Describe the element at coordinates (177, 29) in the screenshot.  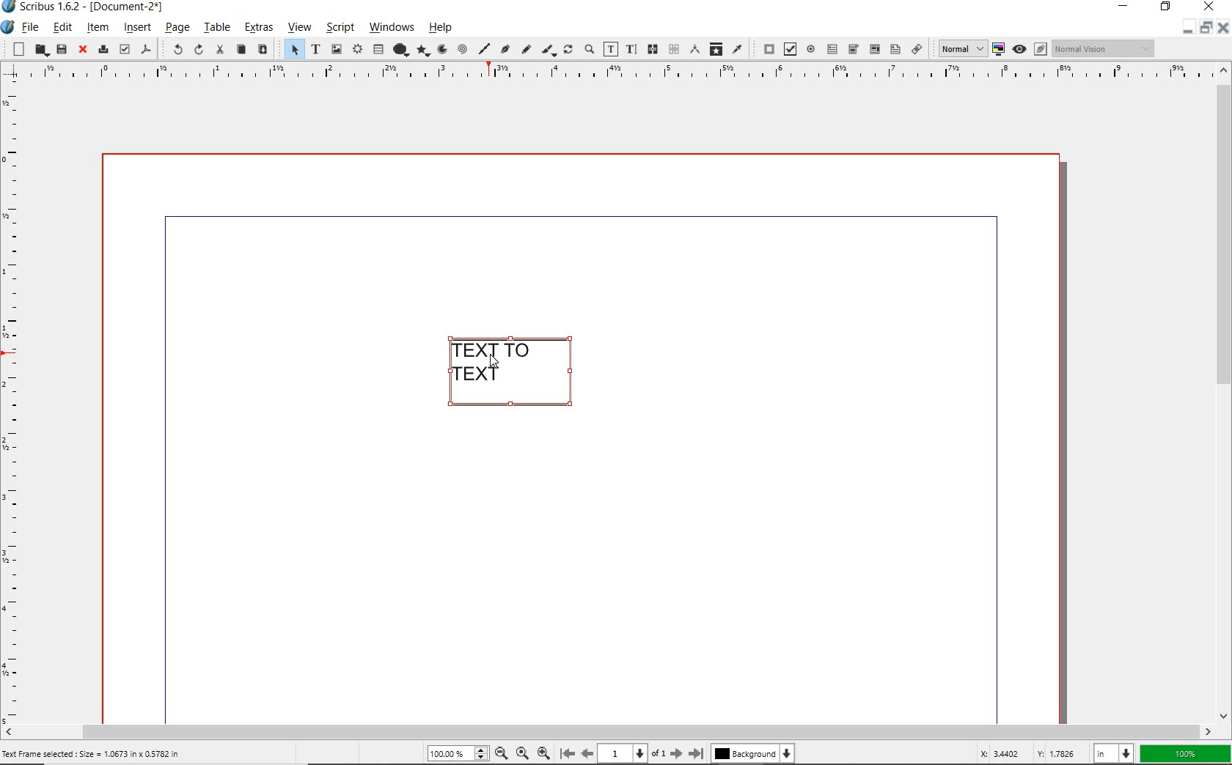
I see `page` at that location.